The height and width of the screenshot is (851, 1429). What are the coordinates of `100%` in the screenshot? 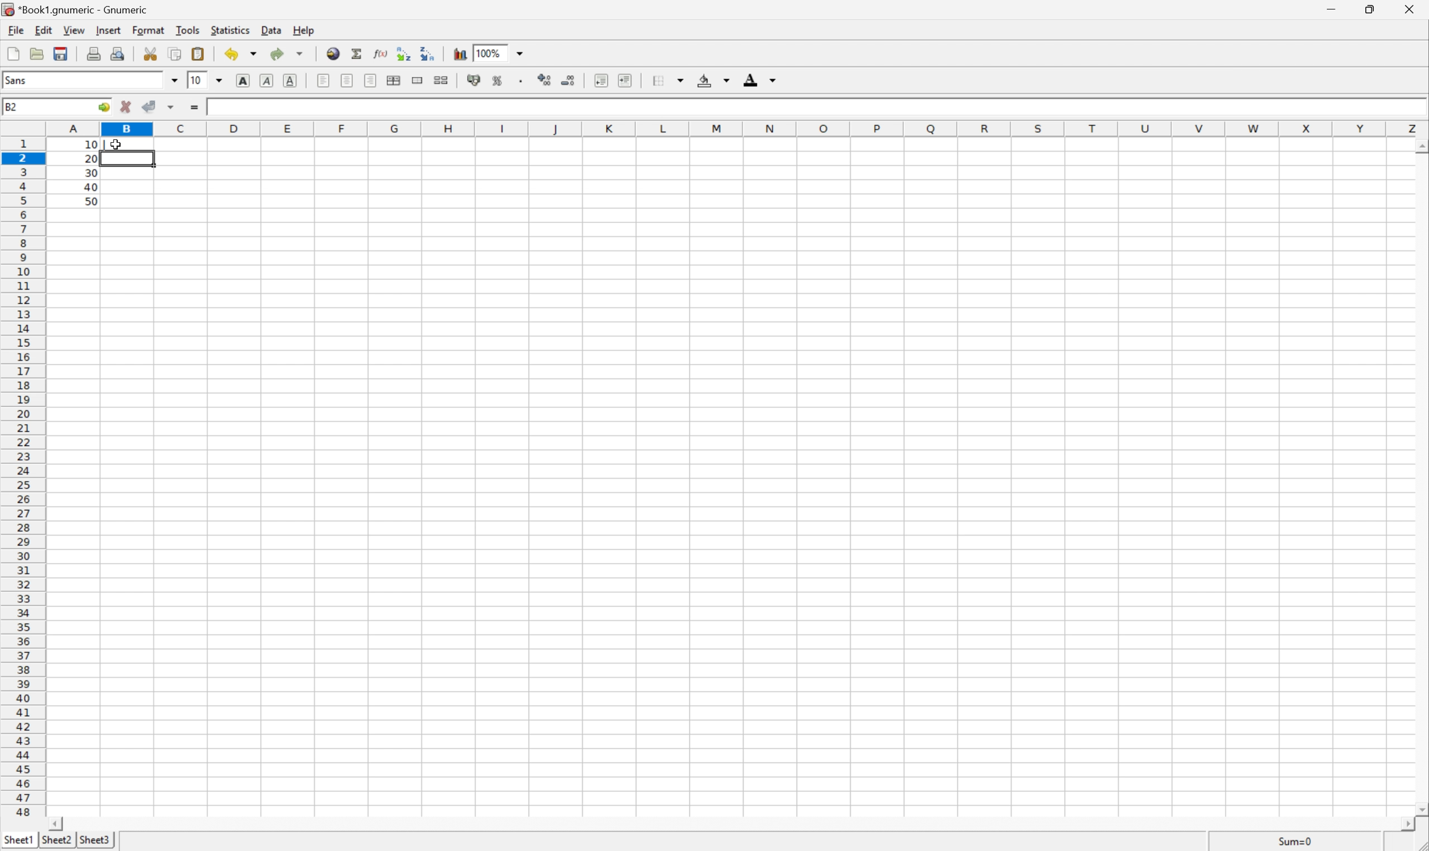 It's located at (490, 53).